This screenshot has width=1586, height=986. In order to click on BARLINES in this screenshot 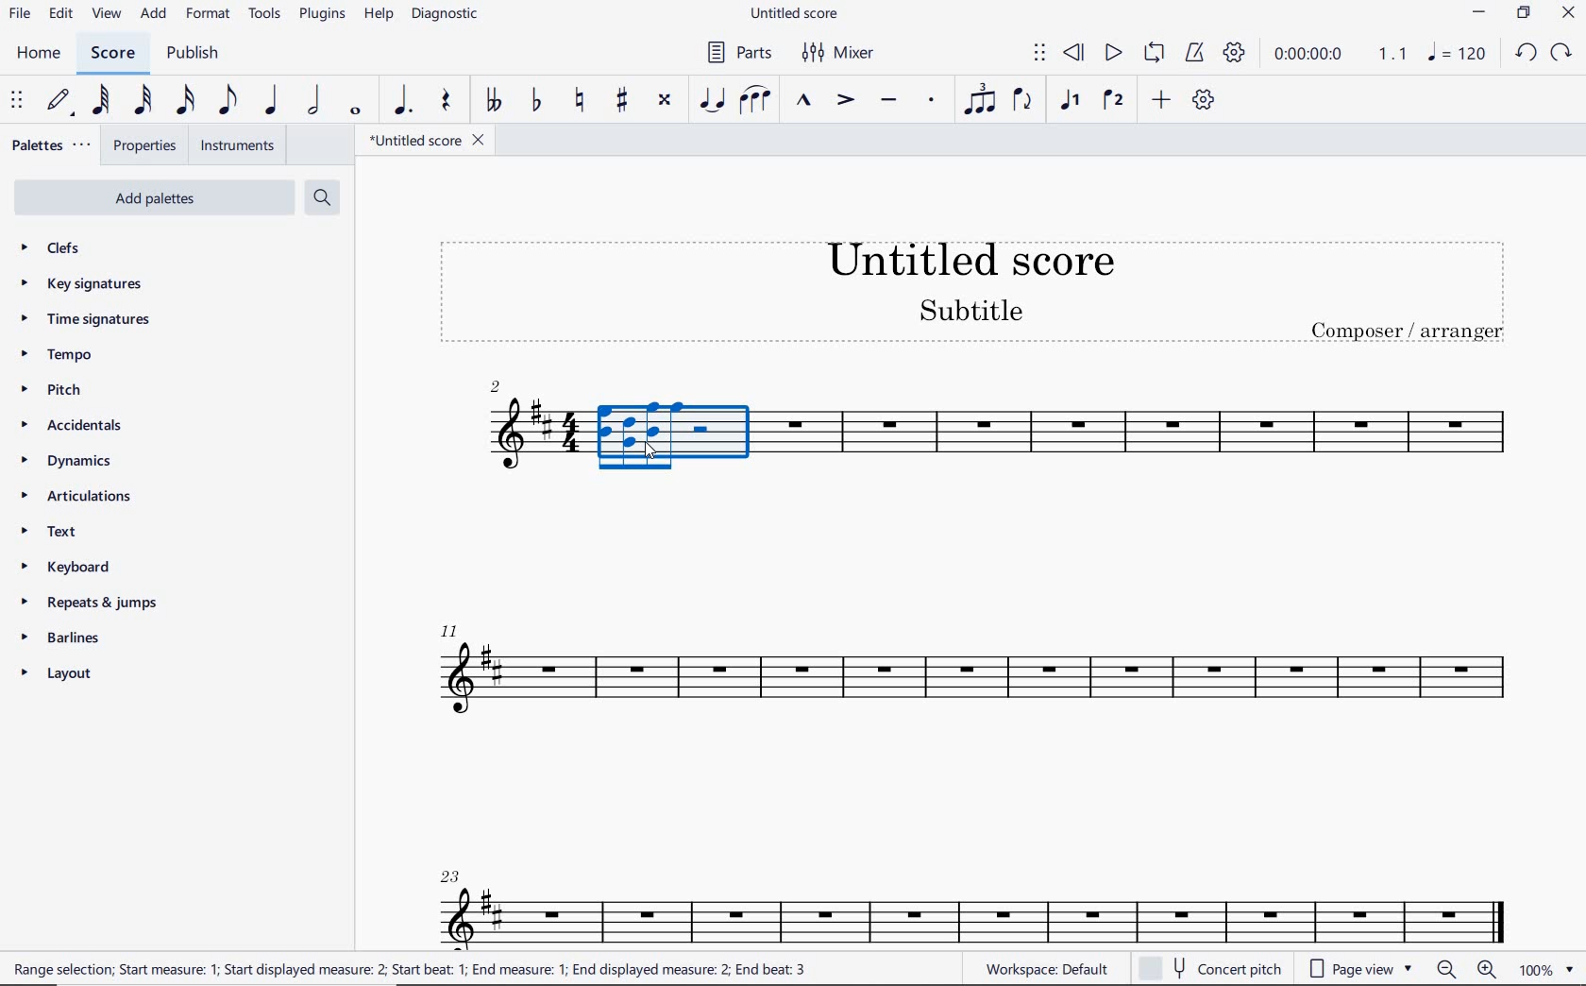, I will do `click(67, 641)`.